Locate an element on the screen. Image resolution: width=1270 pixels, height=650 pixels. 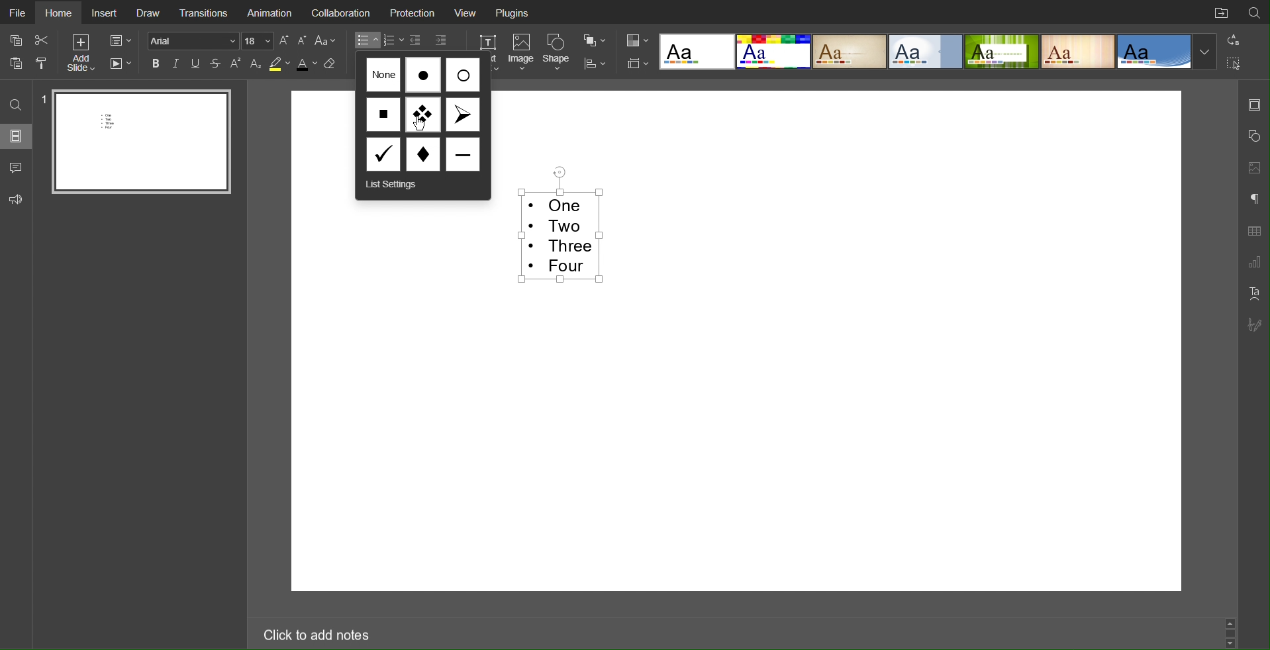
Insert is located at coordinates (105, 13).